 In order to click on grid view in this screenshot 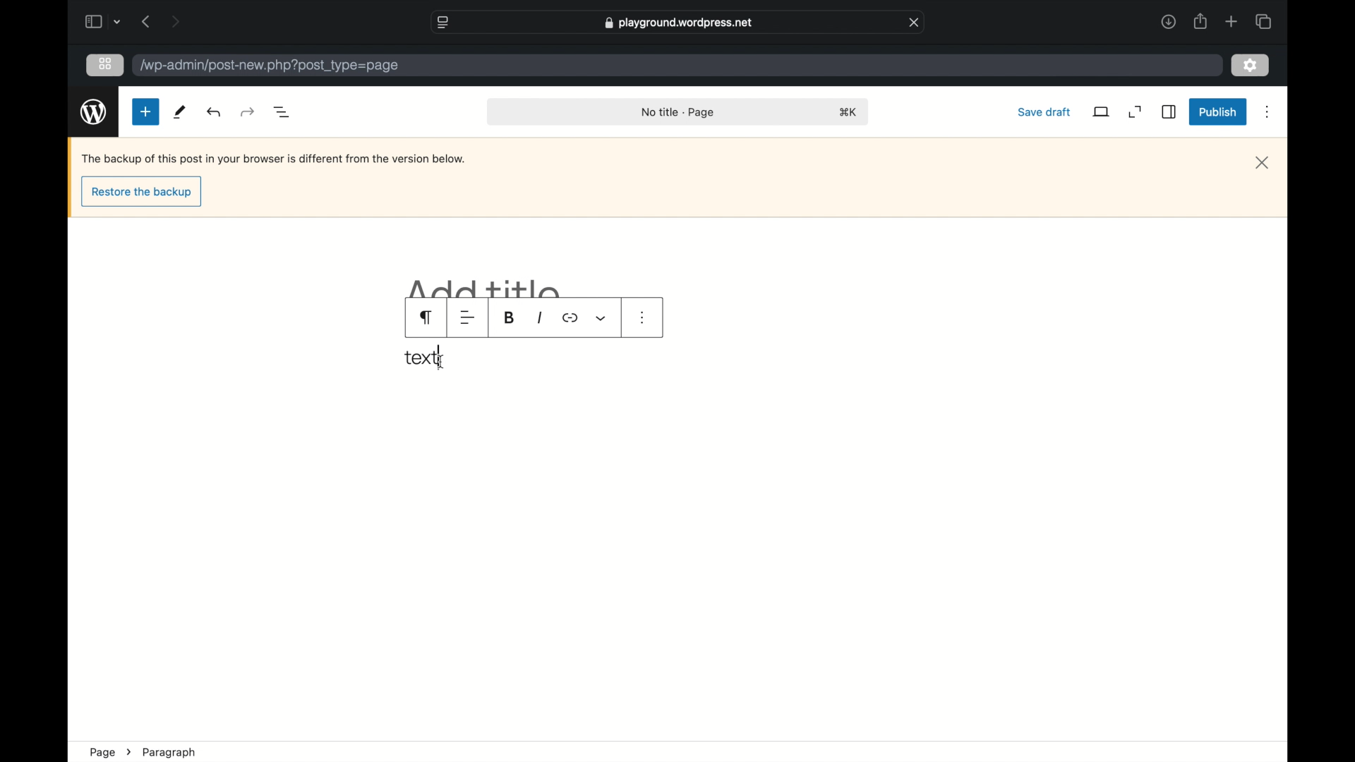, I will do `click(105, 64)`.